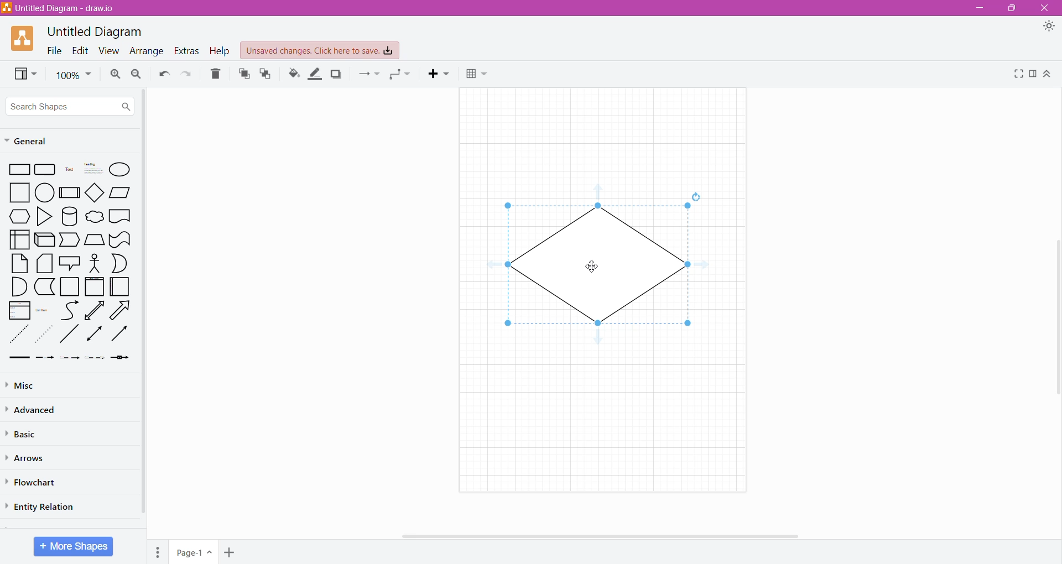  Describe the element at coordinates (146, 310) in the screenshot. I see `Vertical Scroll Bar` at that location.